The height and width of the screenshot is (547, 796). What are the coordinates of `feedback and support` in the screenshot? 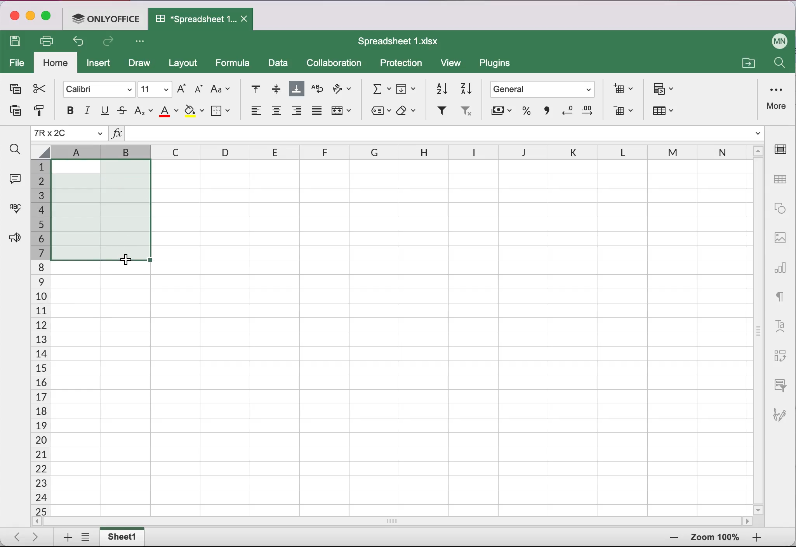 It's located at (12, 239).